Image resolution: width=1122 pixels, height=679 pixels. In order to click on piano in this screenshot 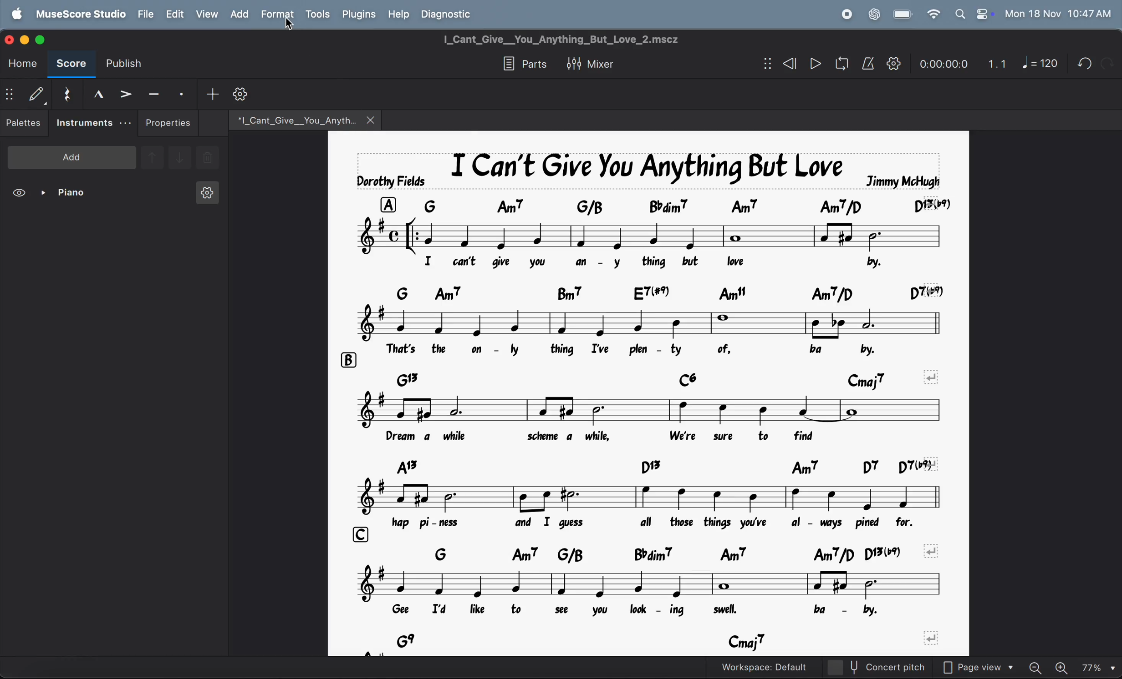, I will do `click(67, 194)`.